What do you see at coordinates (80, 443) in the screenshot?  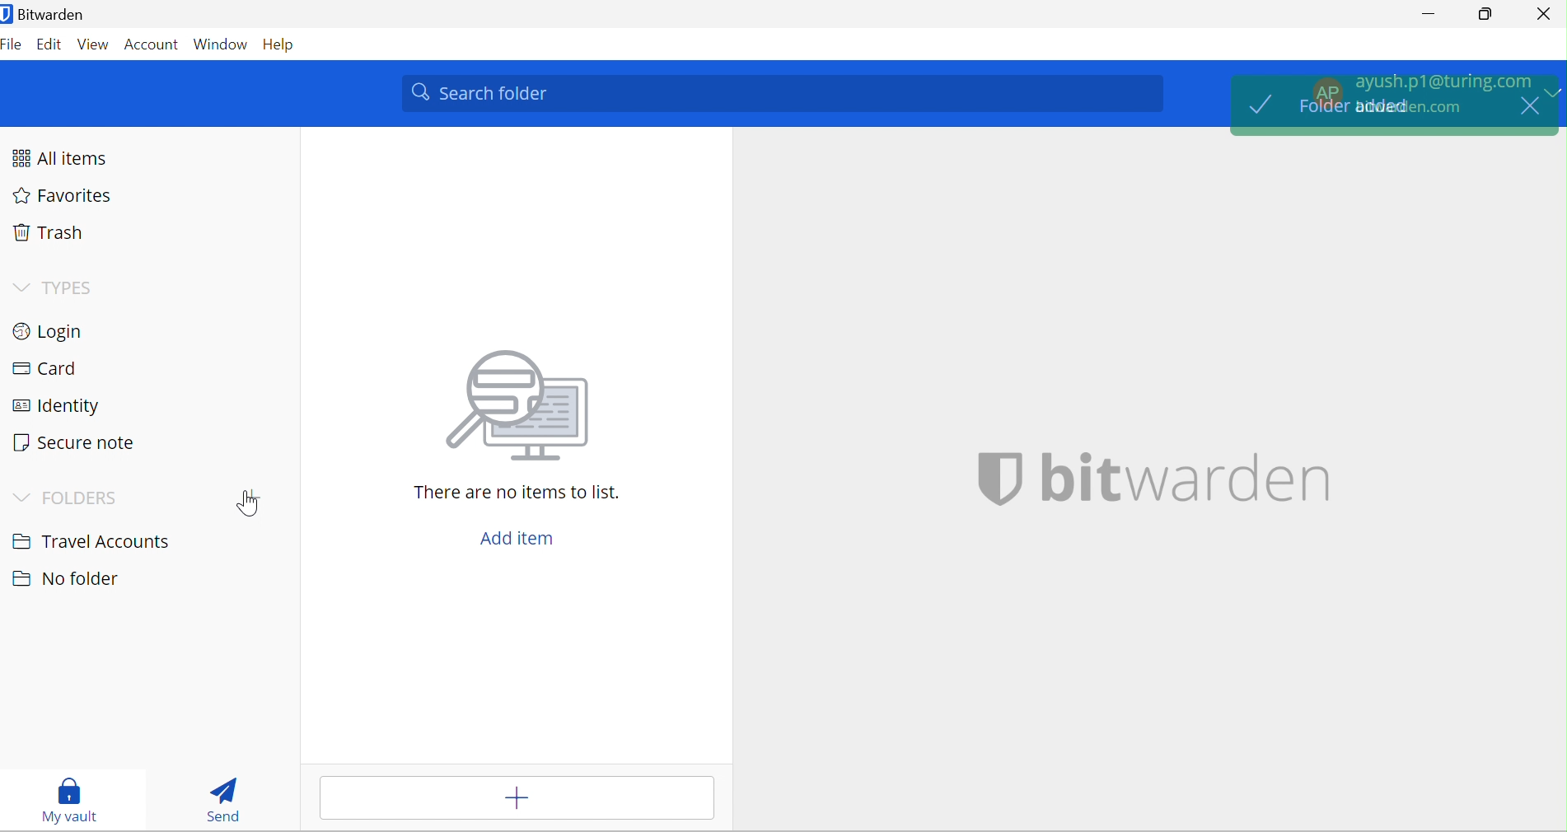 I see `Secure note` at bounding box center [80, 443].